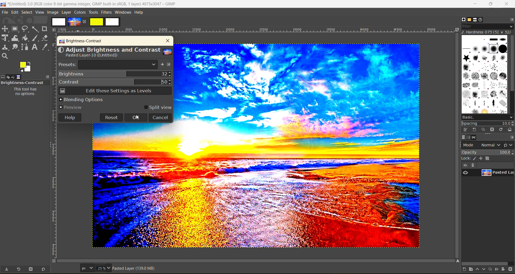 The image size is (515, 274). What do you see at coordinates (509, 146) in the screenshot?
I see `switch to another group` at bounding box center [509, 146].